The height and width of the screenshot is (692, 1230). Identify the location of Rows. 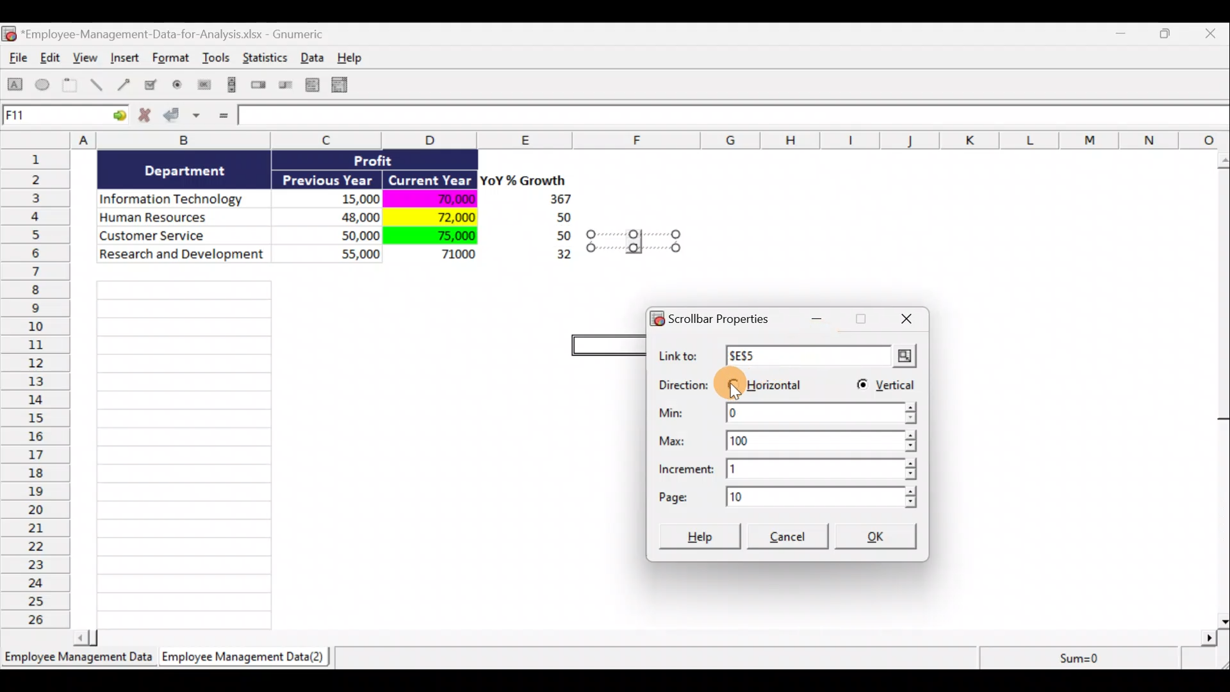
(39, 388).